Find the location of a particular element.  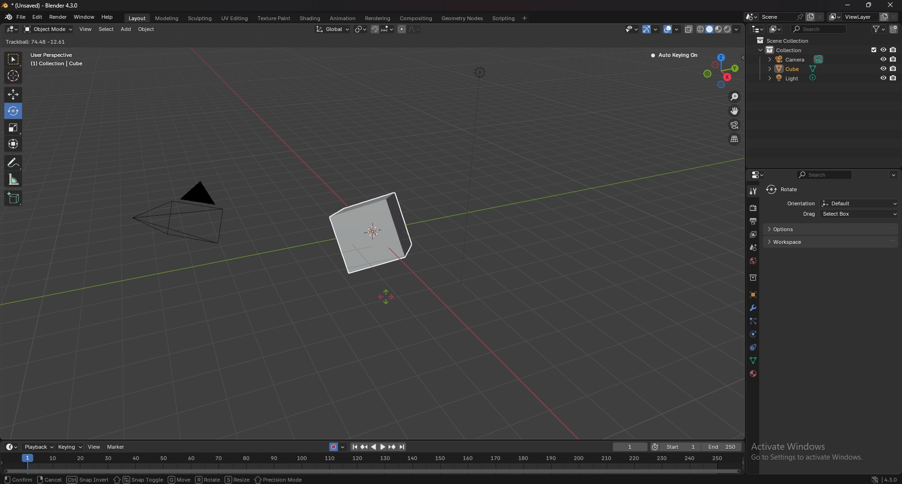

auto keying on is located at coordinates (675, 55).